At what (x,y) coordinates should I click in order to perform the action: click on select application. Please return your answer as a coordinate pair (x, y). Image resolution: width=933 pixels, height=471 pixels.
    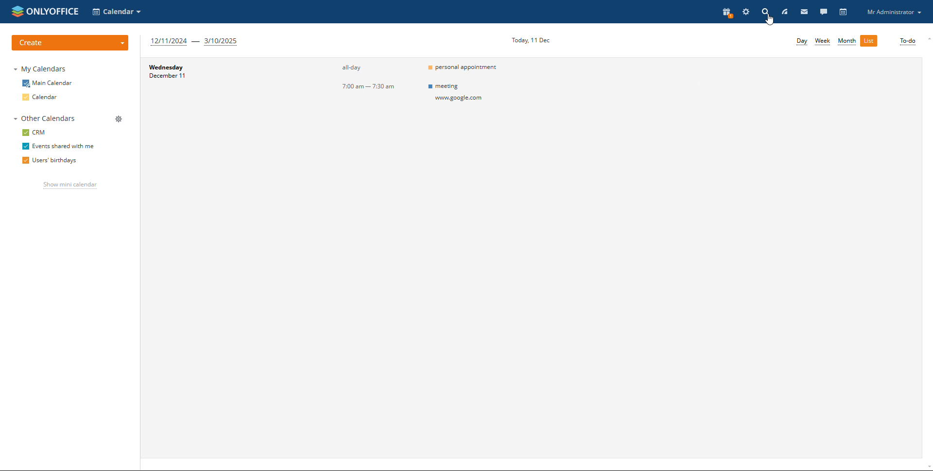
    Looking at the image, I should click on (117, 12).